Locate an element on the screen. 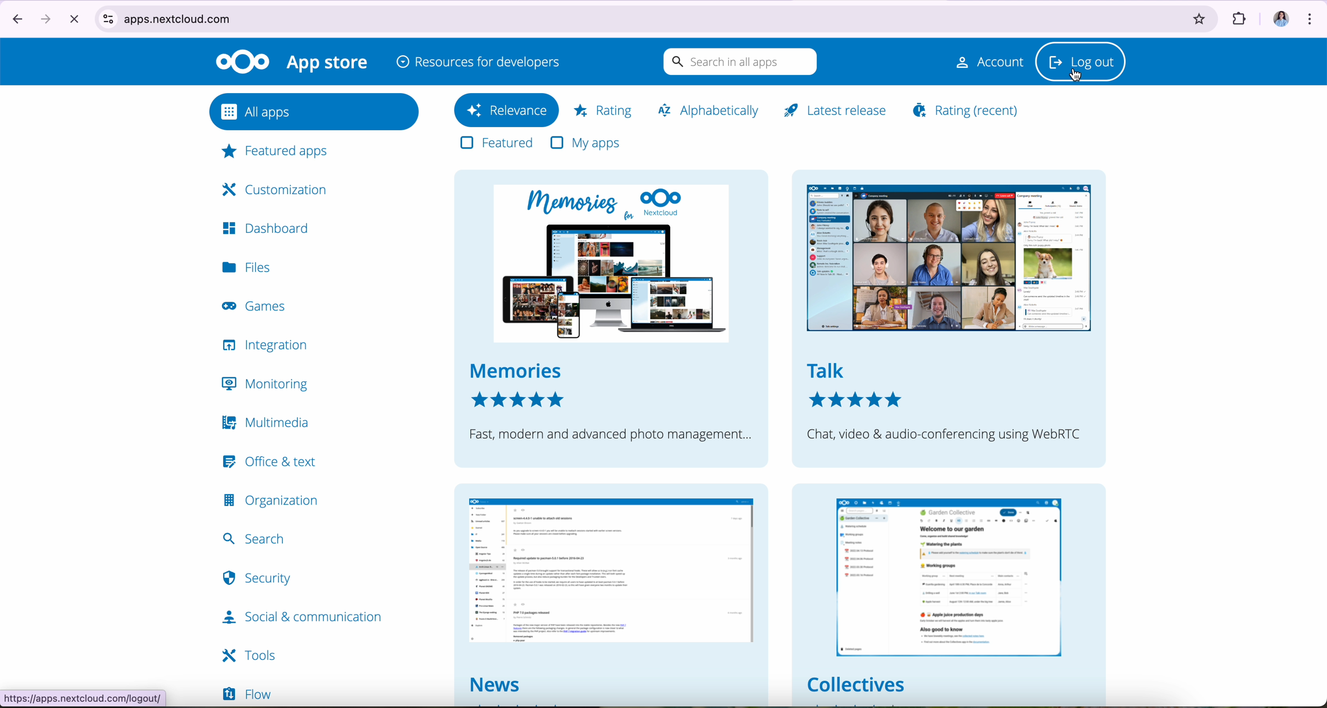 The width and height of the screenshot is (1327, 708). extensions is located at coordinates (1245, 19).